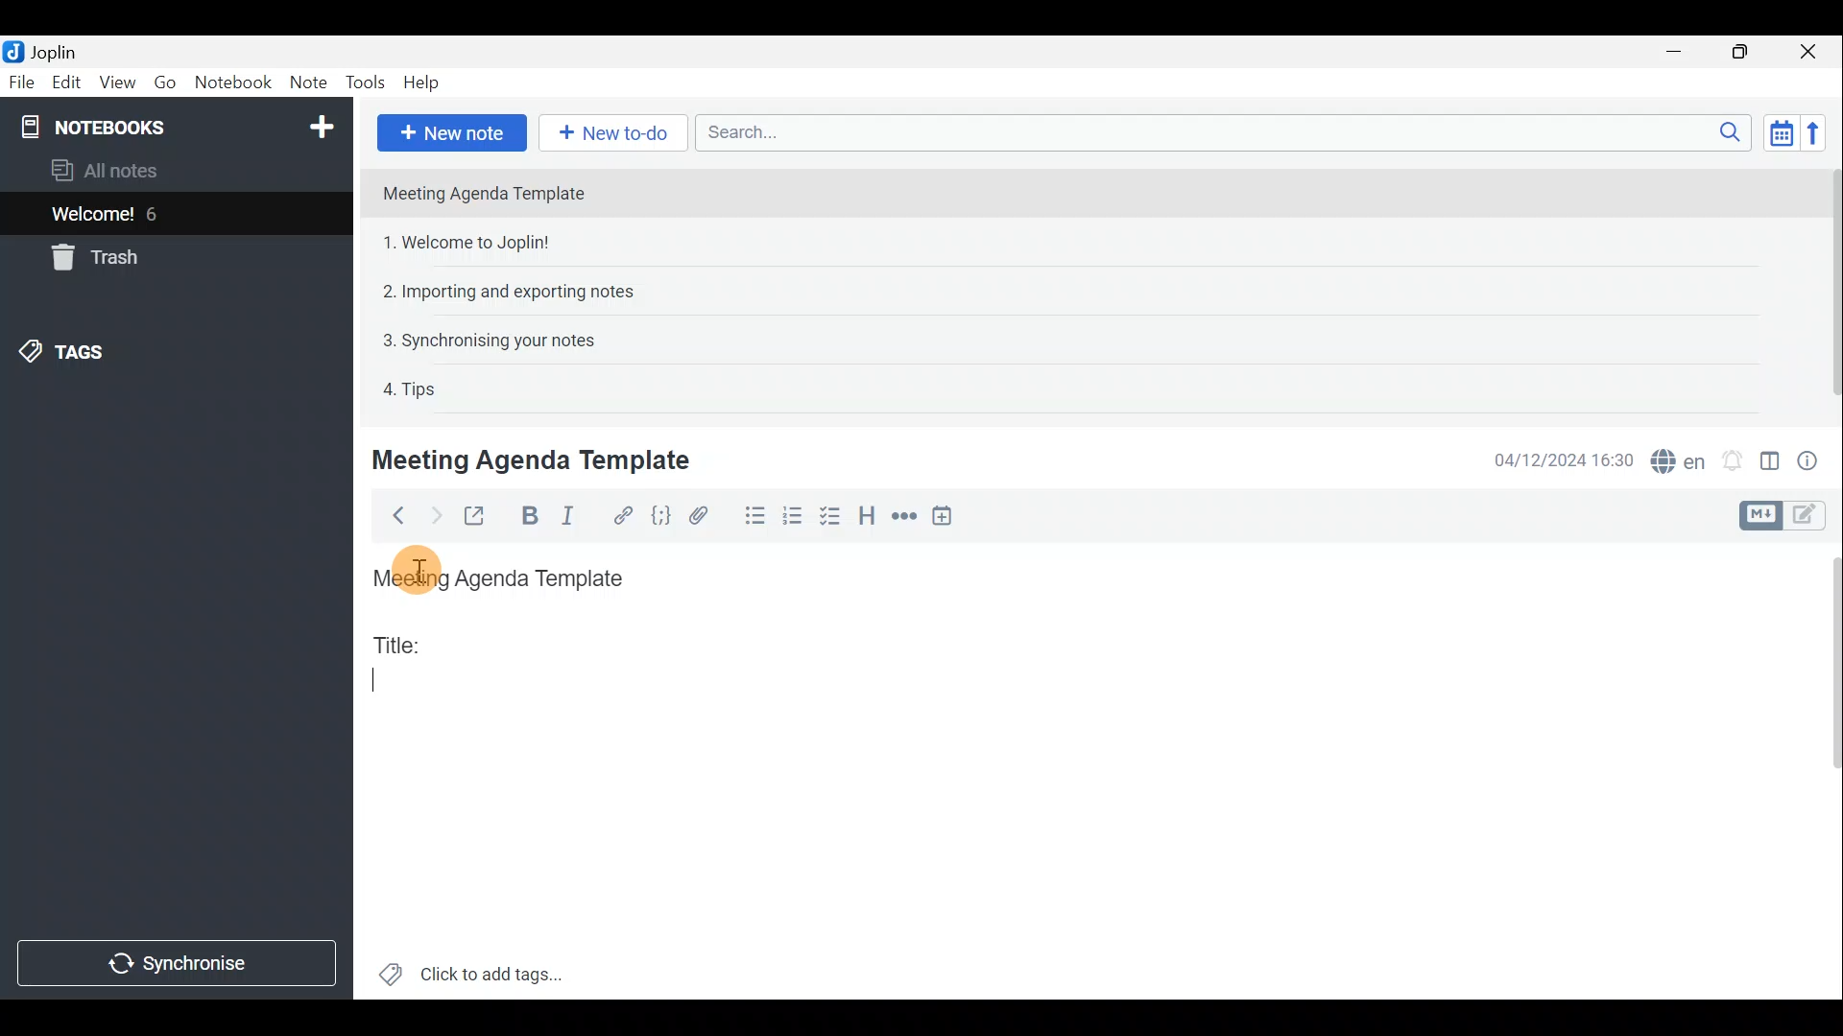 The height and width of the screenshot is (1036, 1843). I want to click on Attach file, so click(707, 516).